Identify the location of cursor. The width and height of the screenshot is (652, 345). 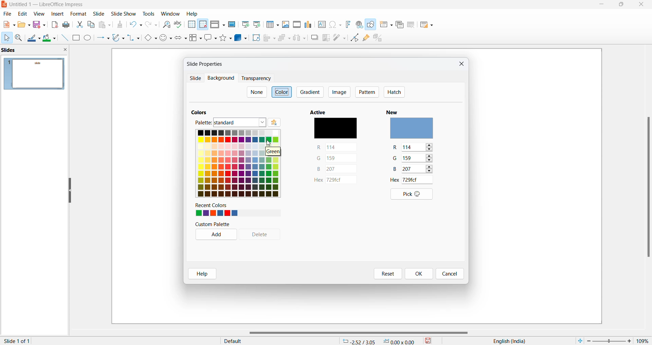
(269, 143).